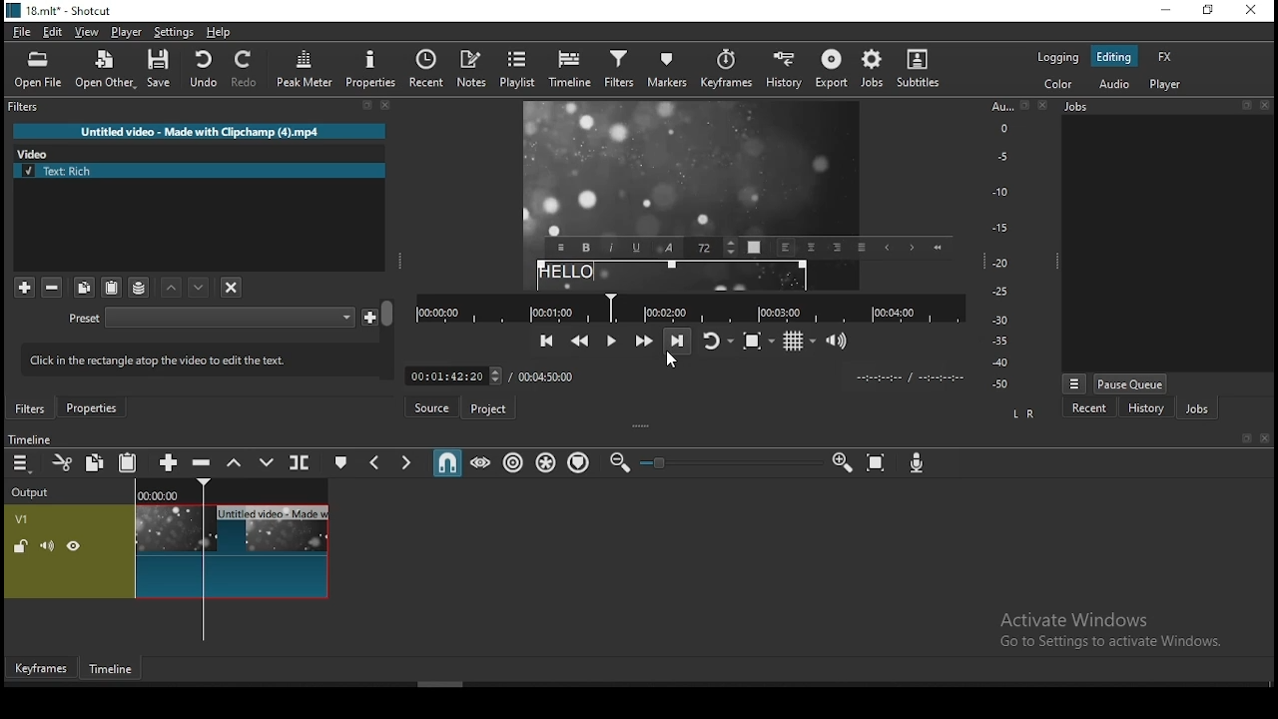  What do you see at coordinates (838, 340) in the screenshot?
I see `show volume control` at bounding box center [838, 340].